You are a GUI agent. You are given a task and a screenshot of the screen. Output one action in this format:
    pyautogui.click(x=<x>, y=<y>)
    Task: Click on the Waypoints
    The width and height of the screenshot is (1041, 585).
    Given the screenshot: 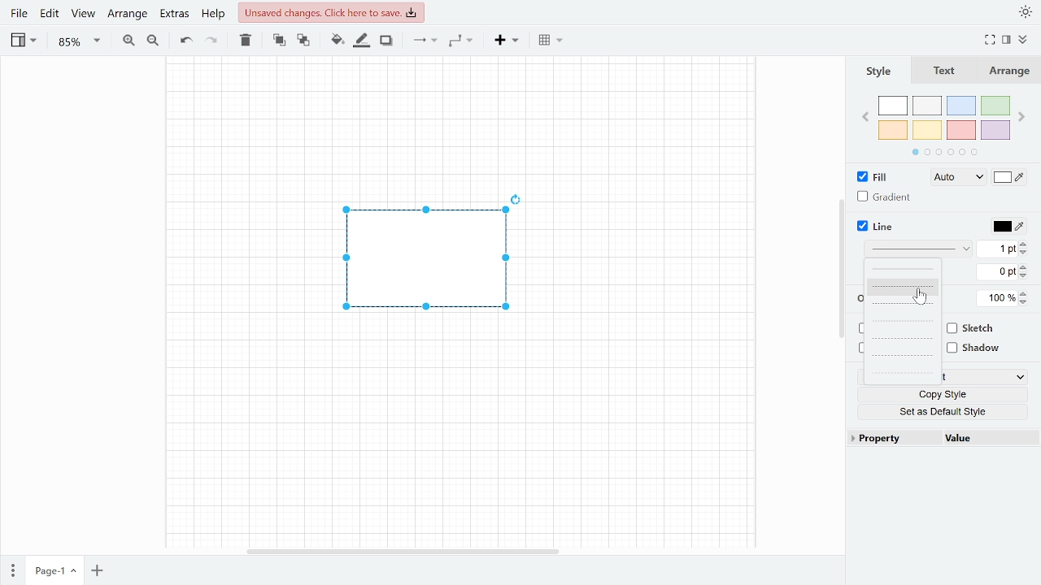 What is the action you would take?
    pyautogui.click(x=460, y=42)
    